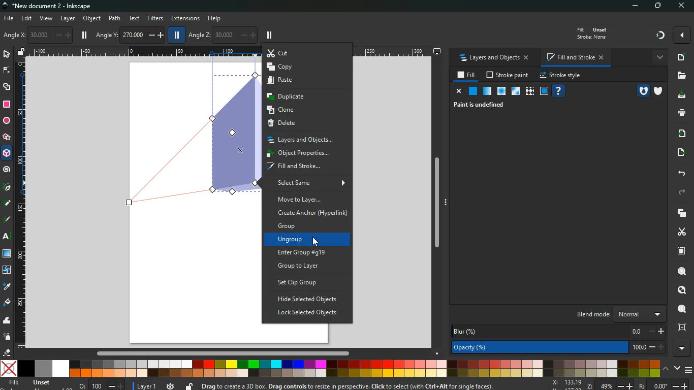 The height and width of the screenshot is (390, 694). Describe the element at coordinates (8, 55) in the screenshot. I see `select` at that location.